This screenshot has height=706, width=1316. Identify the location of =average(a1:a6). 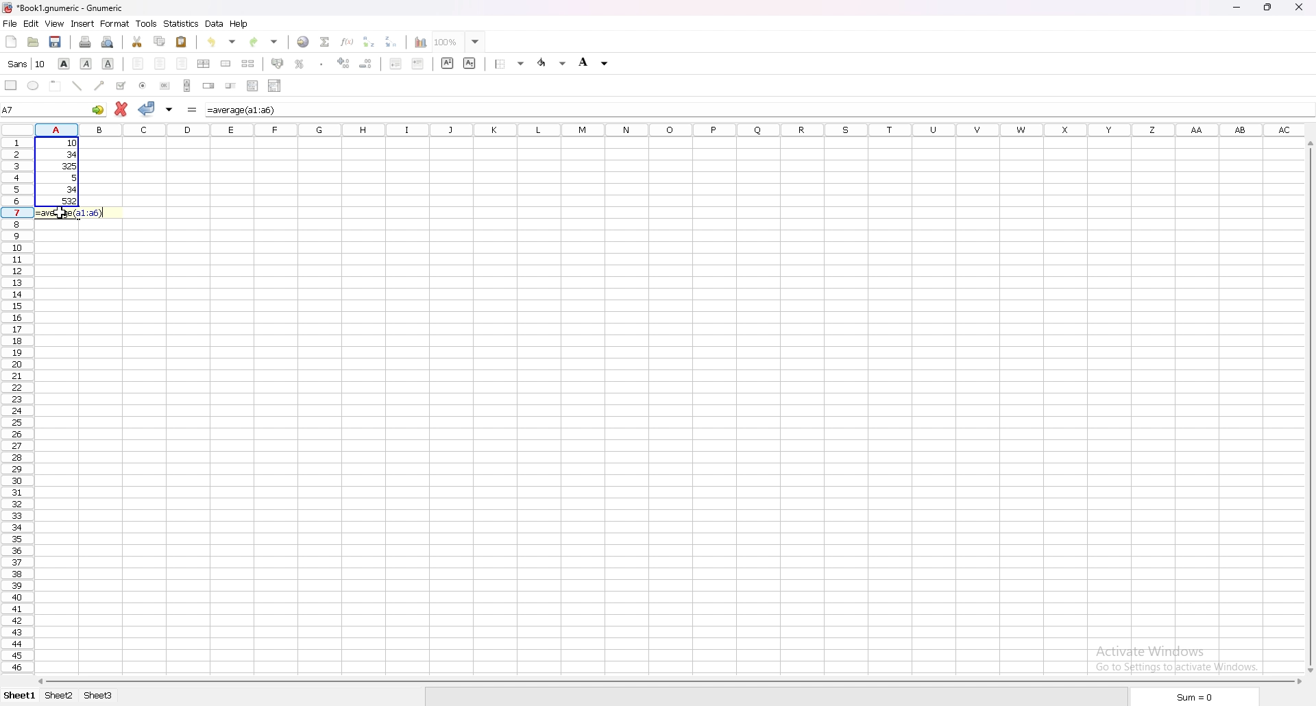
(69, 212).